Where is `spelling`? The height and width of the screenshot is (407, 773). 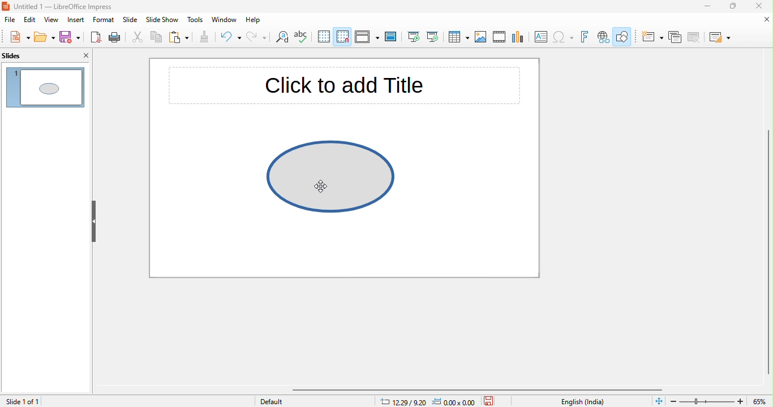
spelling is located at coordinates (304, 38).